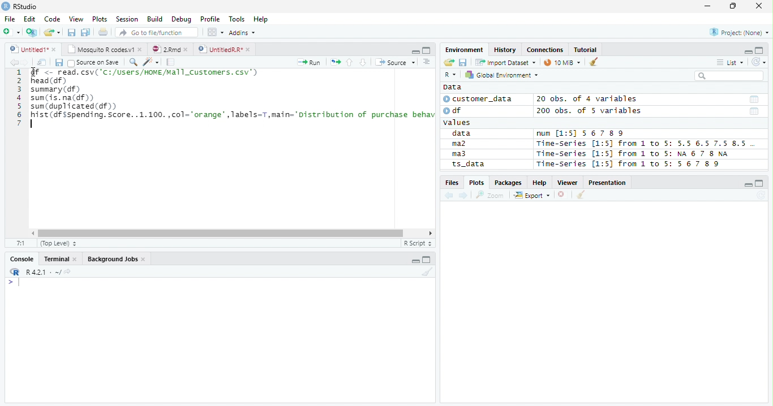 This screenshot has width=773, height=406. Describe the element at coordinates (156, 20) in the screenshot. I see `Build` at that location.